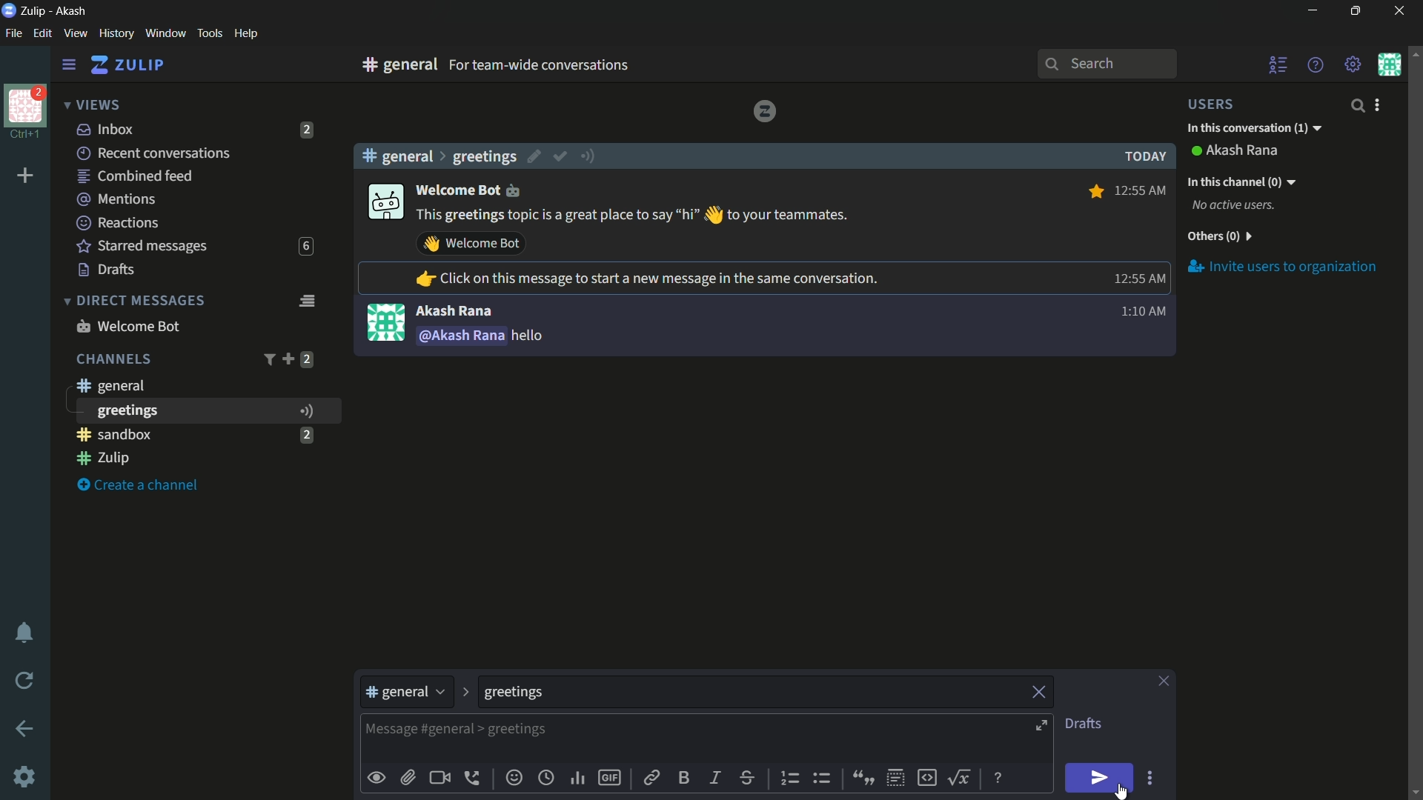 The height and width of the screenshot is (800, 1423). I want to click on users, so click(1220, 104).